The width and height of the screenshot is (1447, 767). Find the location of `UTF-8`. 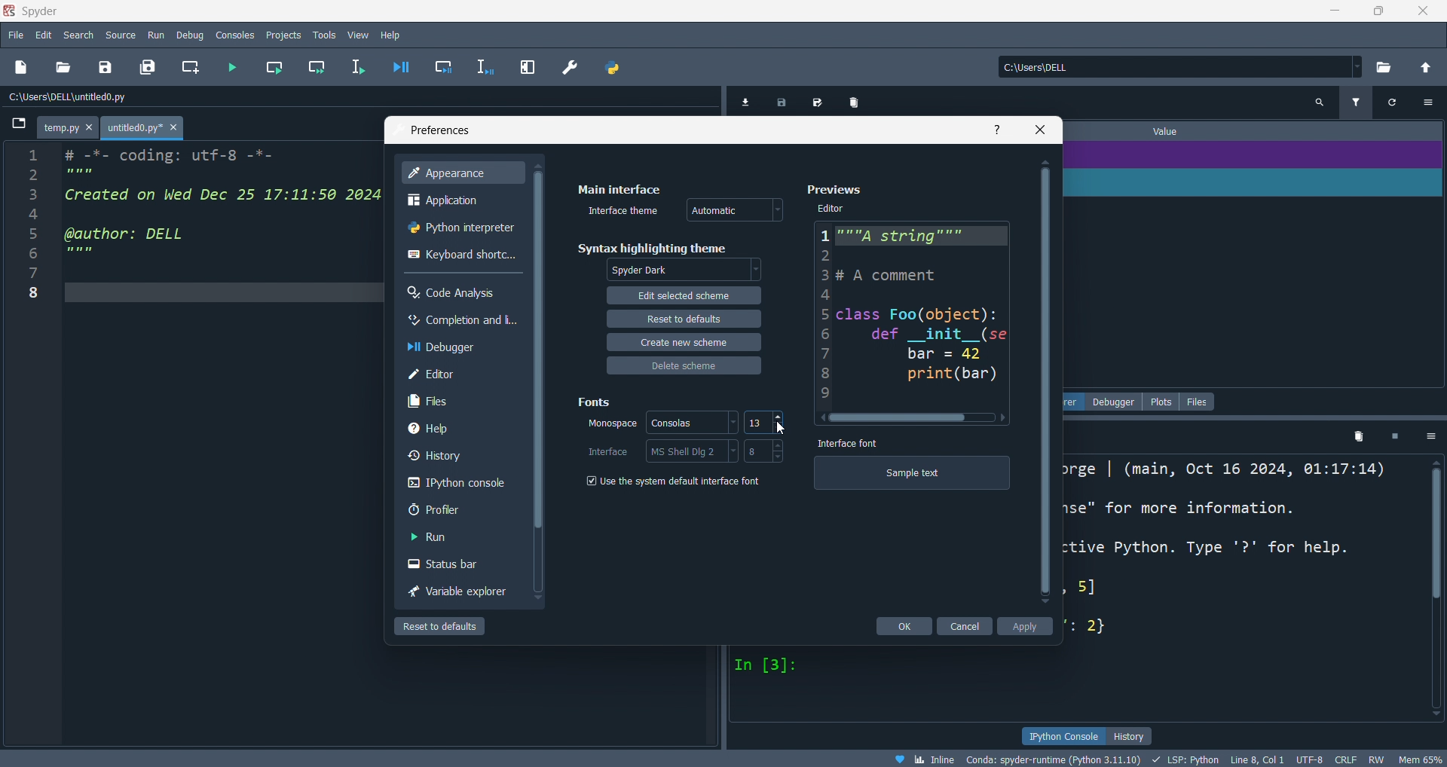

UTF-8 is located at coordinates (1312, 757).